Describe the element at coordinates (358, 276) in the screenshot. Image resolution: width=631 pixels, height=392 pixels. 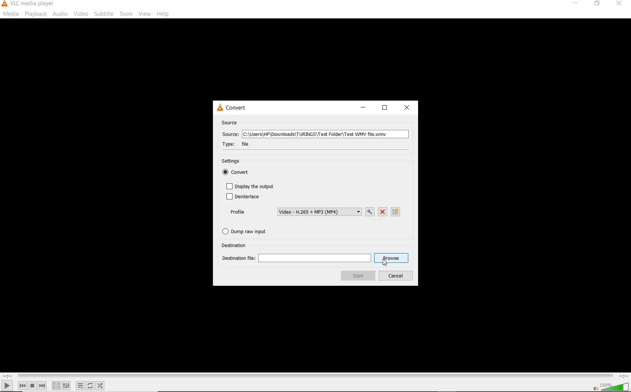
I see `start` at that location.